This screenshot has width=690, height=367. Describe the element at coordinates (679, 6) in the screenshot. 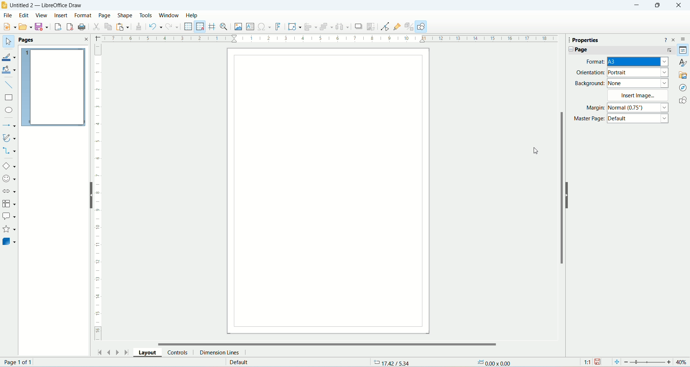

I see `close` at that location.